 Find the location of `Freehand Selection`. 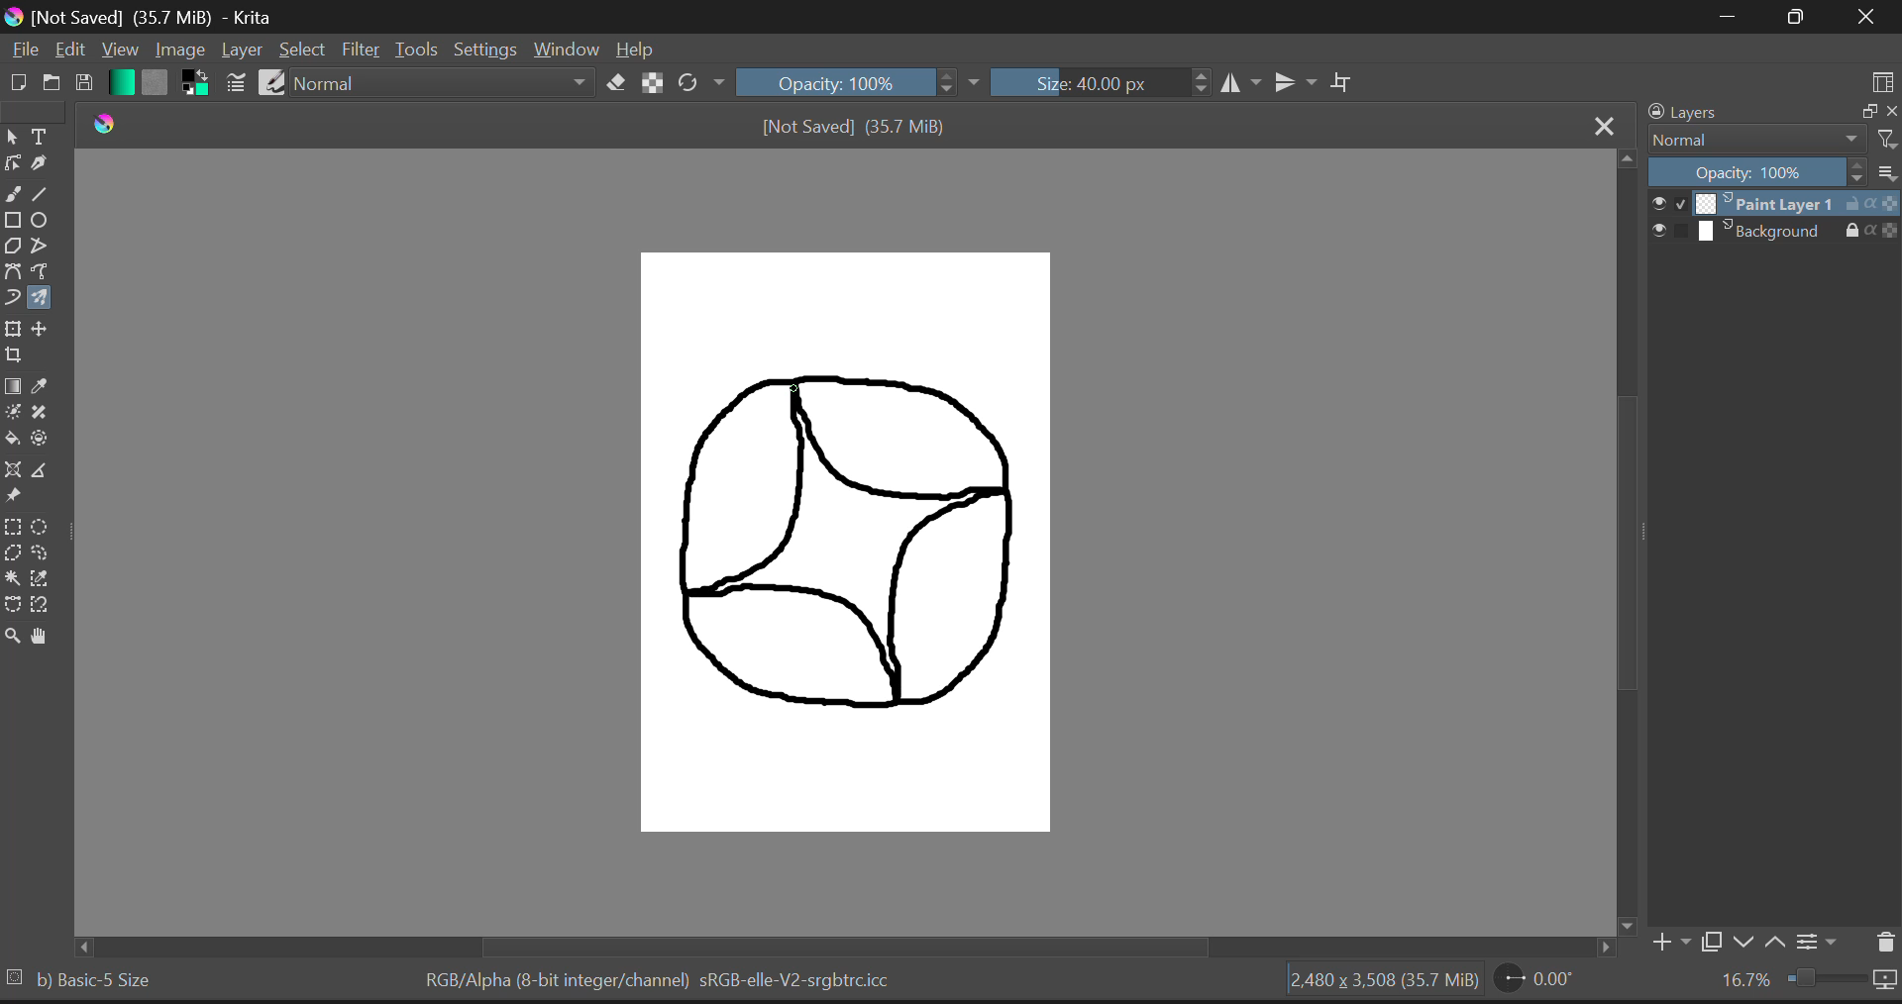

Freehand Selection is located at coordinates (48, 553).